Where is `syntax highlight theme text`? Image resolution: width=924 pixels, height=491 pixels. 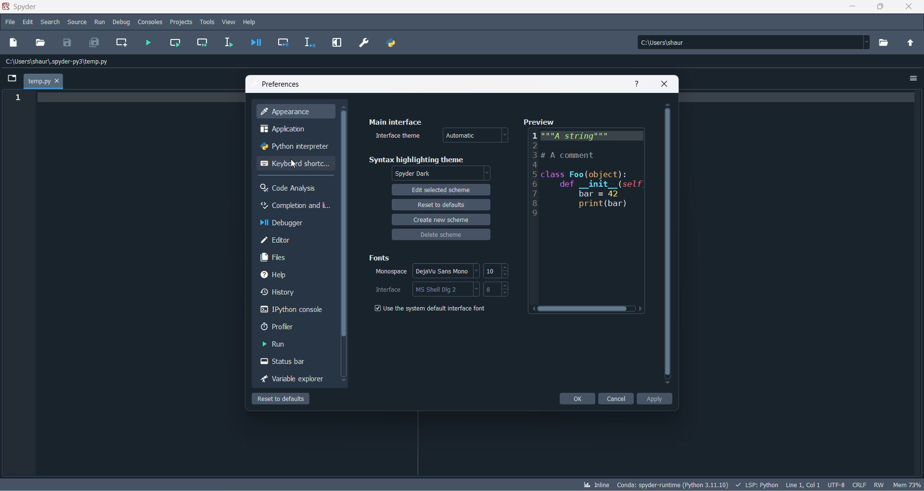 syntax highlight theme text is located at coordinates (421, 158).